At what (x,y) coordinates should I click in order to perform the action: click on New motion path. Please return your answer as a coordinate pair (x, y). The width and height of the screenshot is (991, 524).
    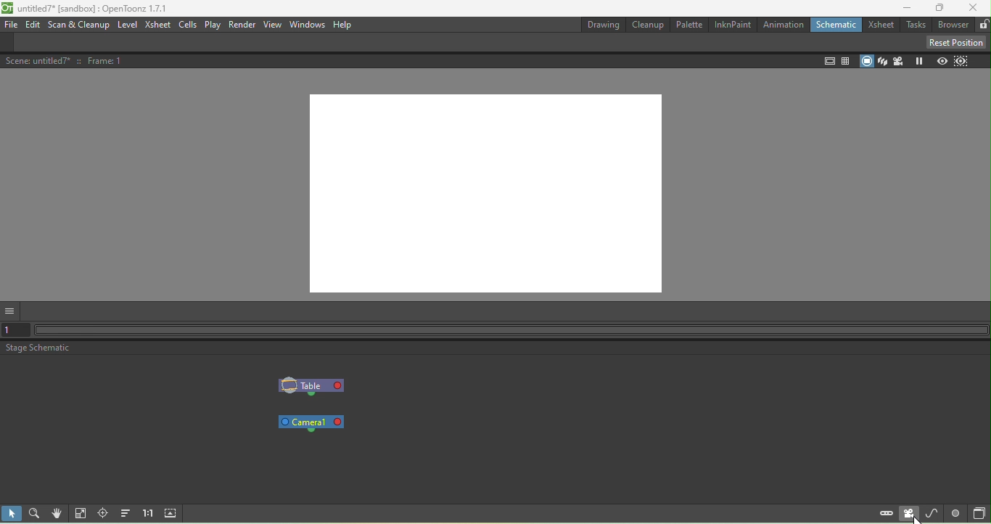
    Looking at the image, I should click on (932, 513).